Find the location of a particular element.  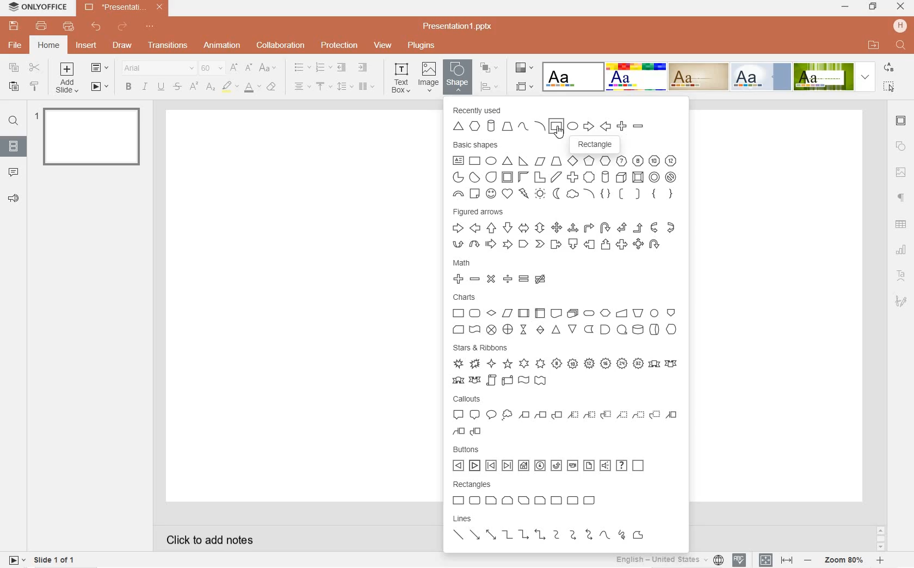

ONLYOFFICE is located at coordinates (39, 9).